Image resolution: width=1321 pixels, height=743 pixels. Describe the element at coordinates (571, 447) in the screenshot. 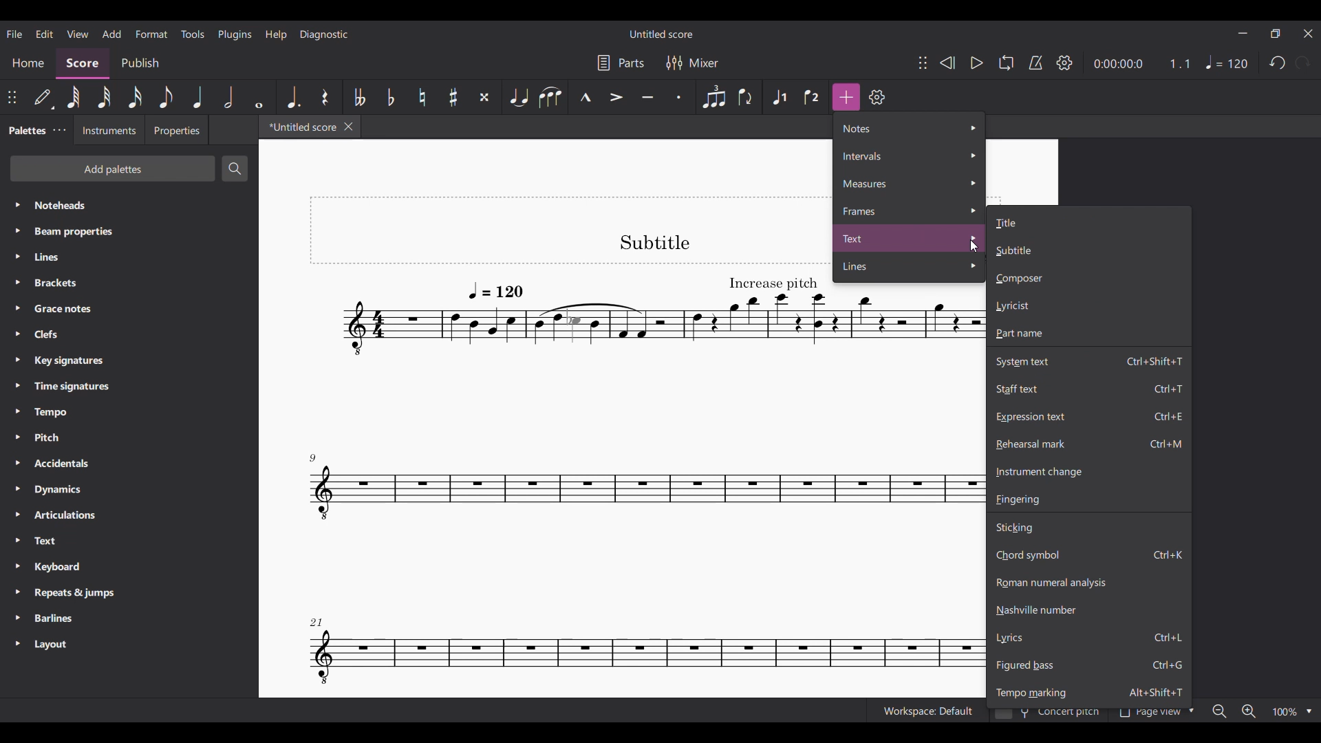

I see `Current score` at that location.